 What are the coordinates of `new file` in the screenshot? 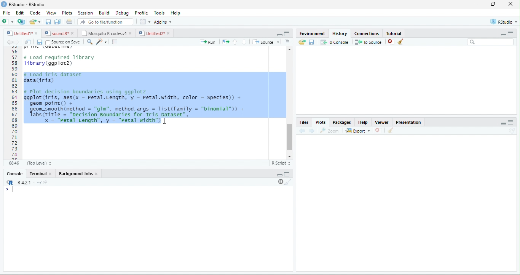 It's located at (8, 21).